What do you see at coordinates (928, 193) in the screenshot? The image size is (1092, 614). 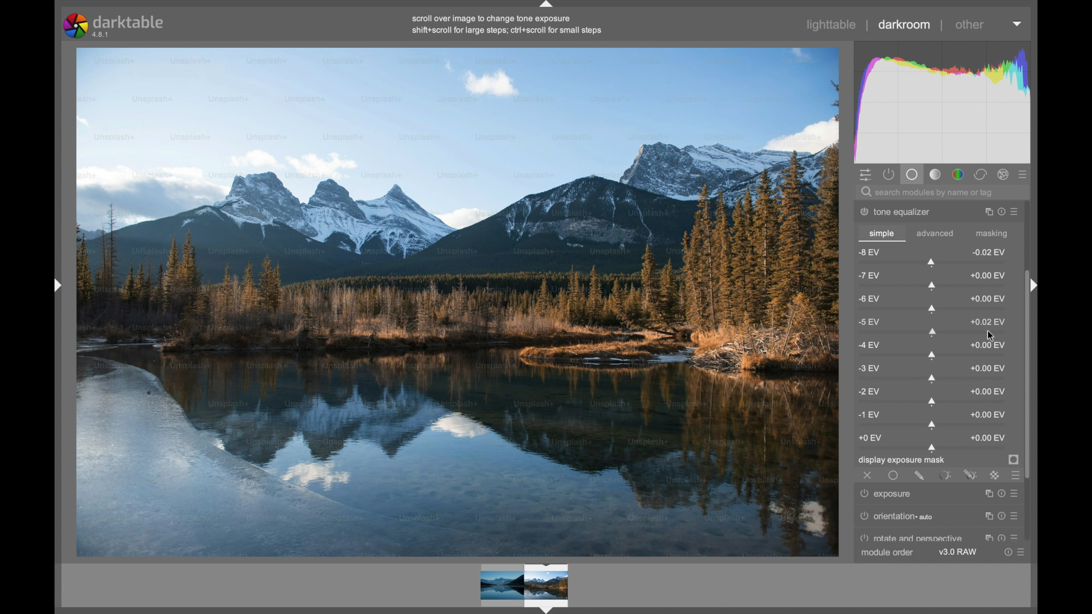 I see `search modules by name or tag` at bounding box center [928, 193].